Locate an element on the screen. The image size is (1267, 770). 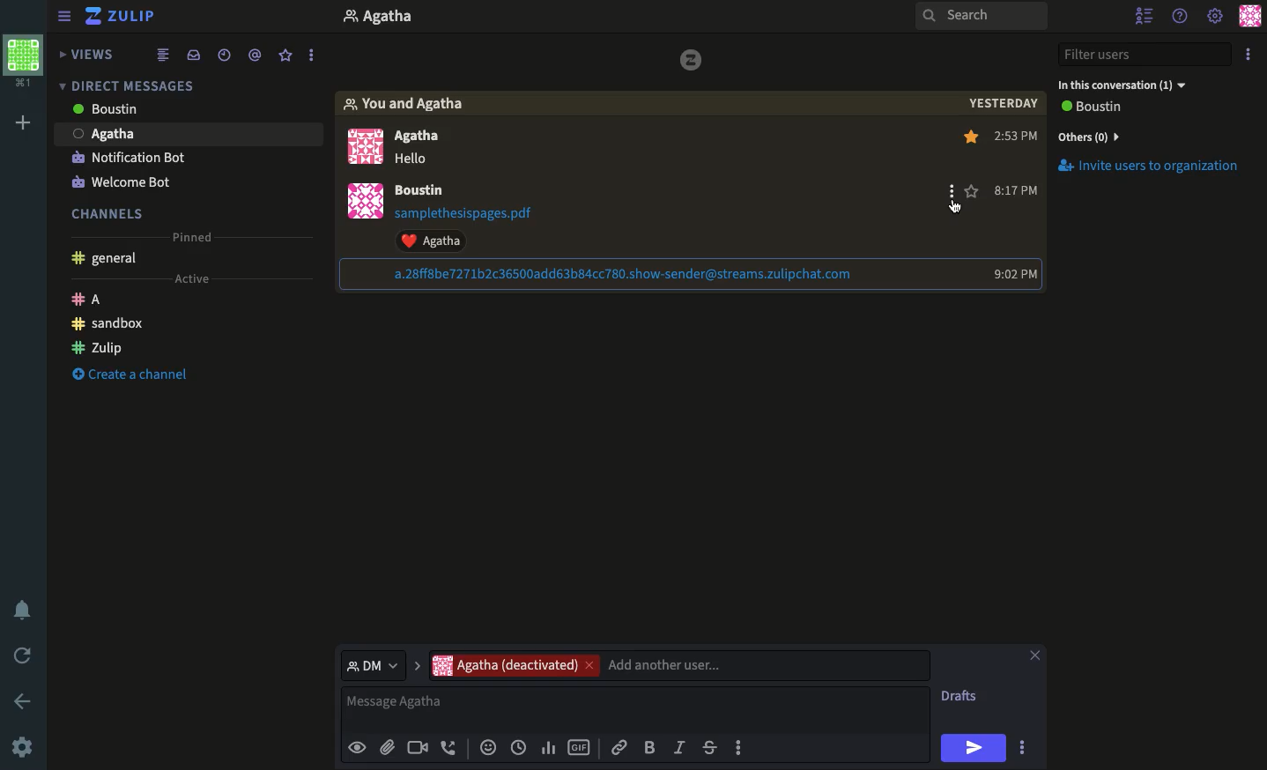
message is located at coordinates (419, 160).